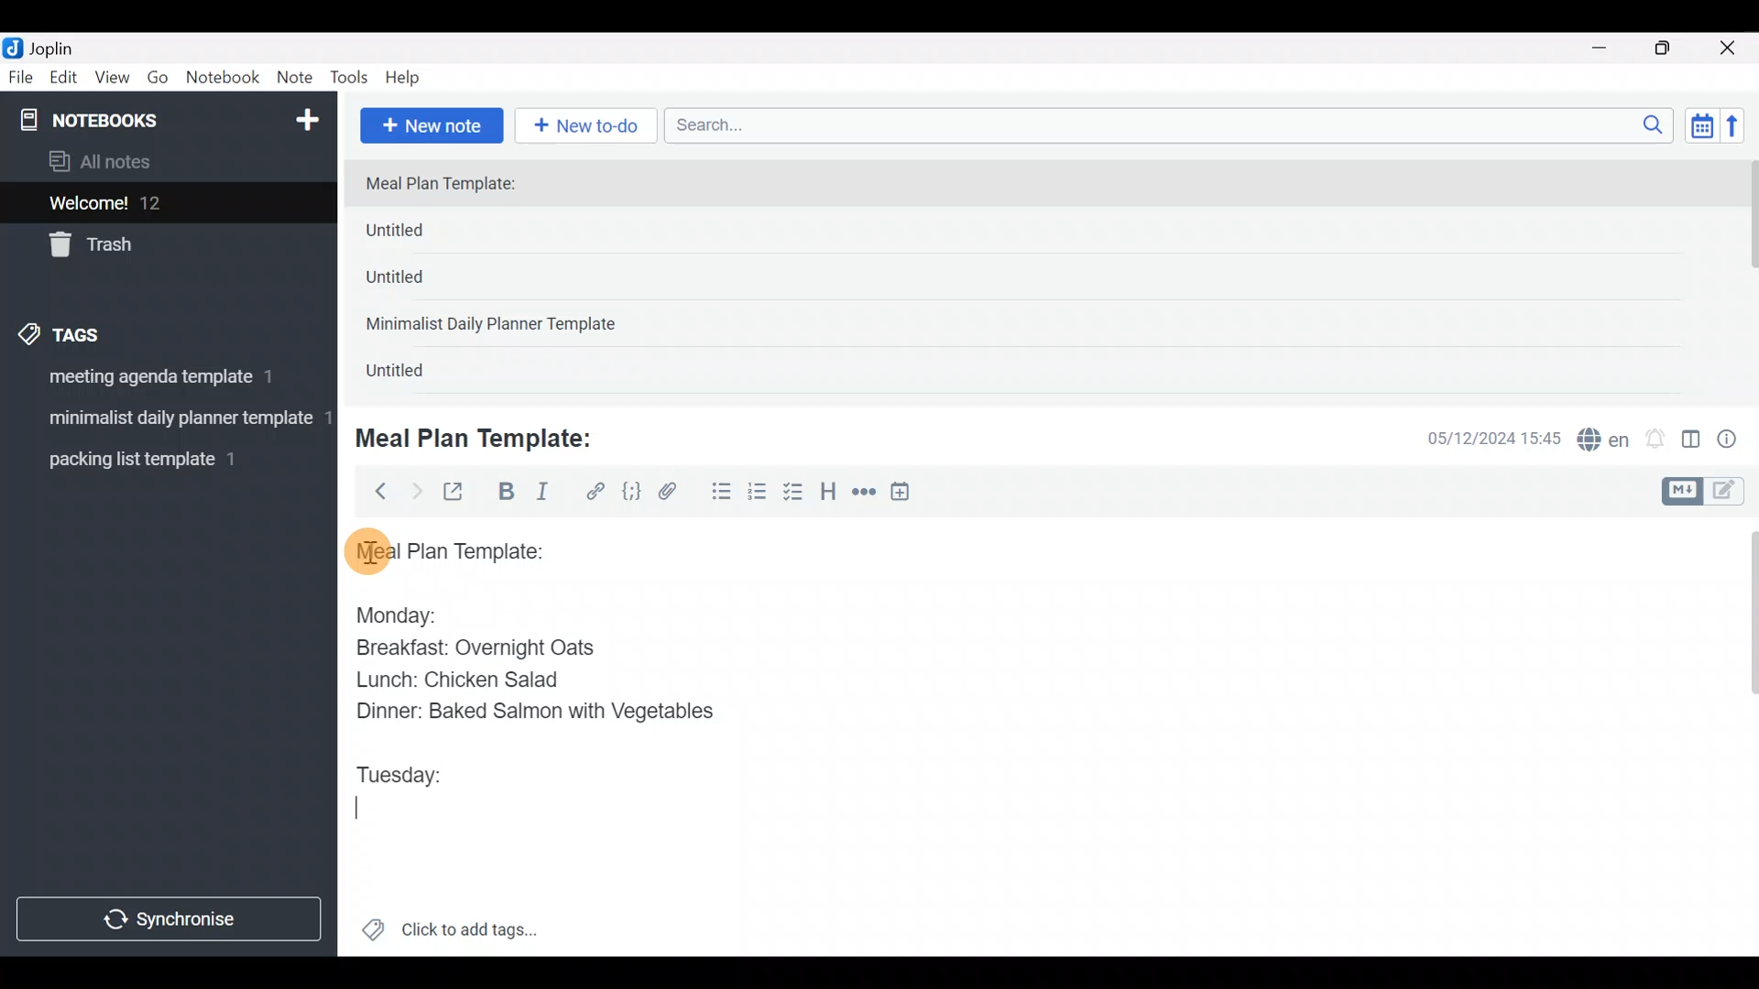  Describe the element at coordinates (410, 74) in the screenshot. I see `Help` at that location.